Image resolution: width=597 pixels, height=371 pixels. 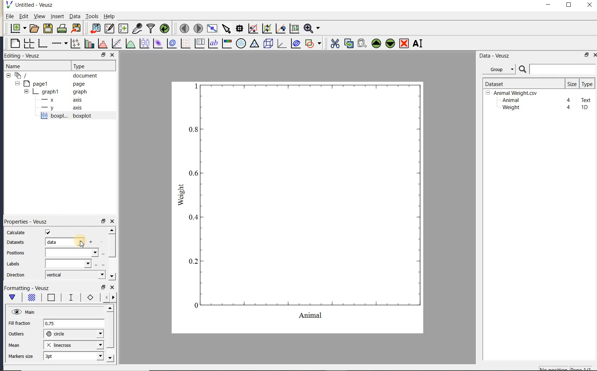 What do you see at coordinates (362, 44) in the screenshot?
I see `paste widget from the clipboard` at bounding box center [362, 44].